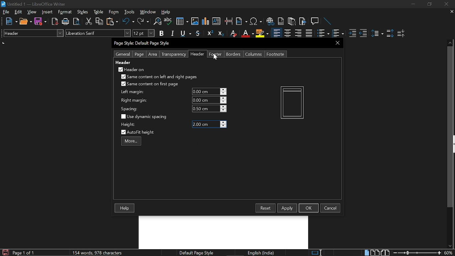 The height and width of the screenshot is (256, 455). I want to click on line margin Line margin, so click(205, 92).